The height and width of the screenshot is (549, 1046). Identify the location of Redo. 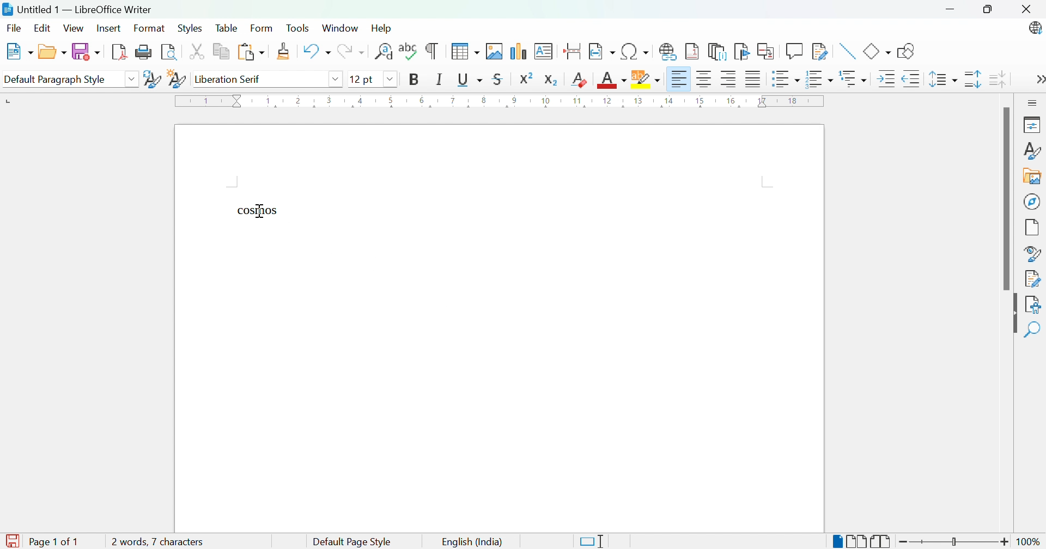
(352, 52).